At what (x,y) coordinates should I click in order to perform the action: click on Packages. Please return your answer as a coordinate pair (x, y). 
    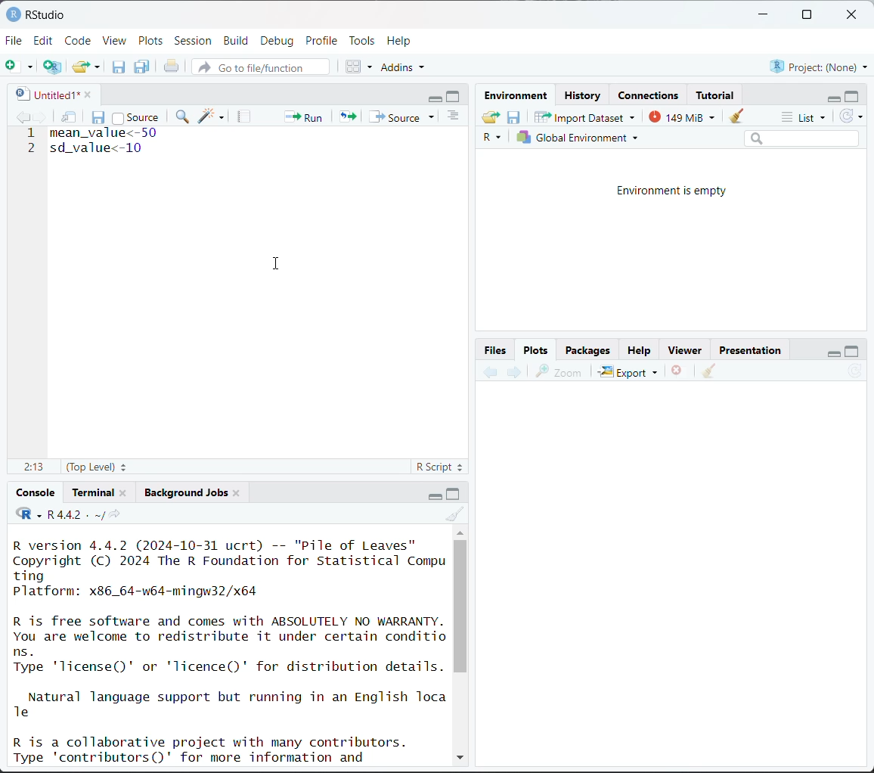
    Looking at the image, I should click on (587, 349).